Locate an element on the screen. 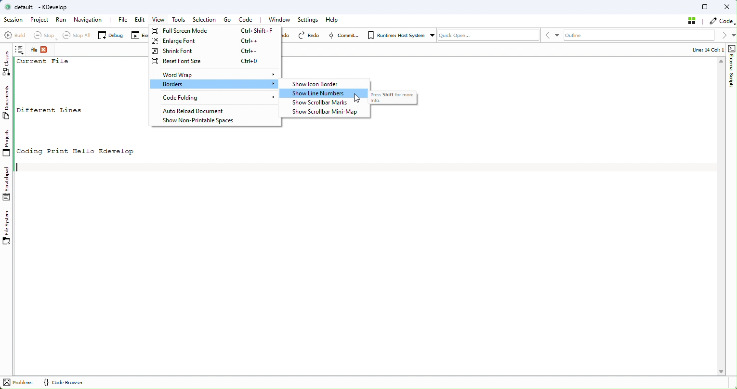 The height and width of the screenshot is (389, 737). Minimap is located at coordinates (328, 113).